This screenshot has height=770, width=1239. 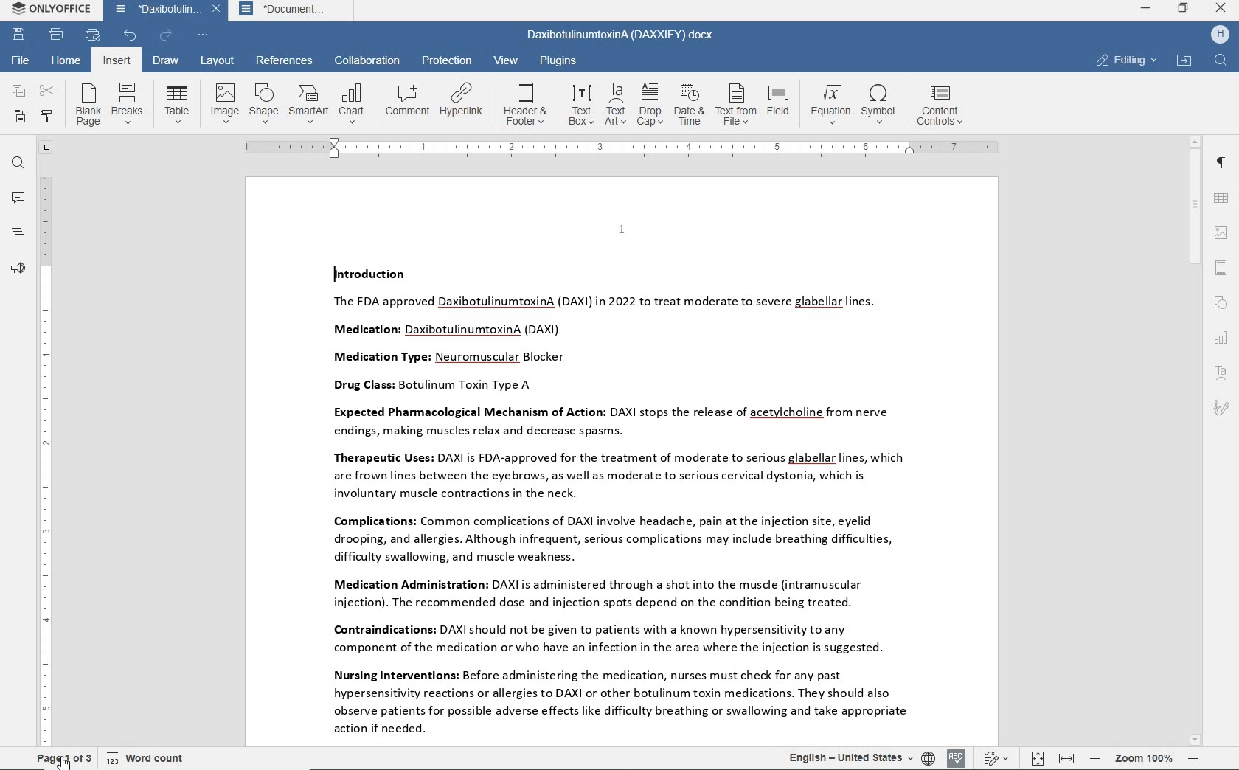 What do you see at coordinates (19, 165) in the screenshot?
I see `find` at bounding box center [19, 165].